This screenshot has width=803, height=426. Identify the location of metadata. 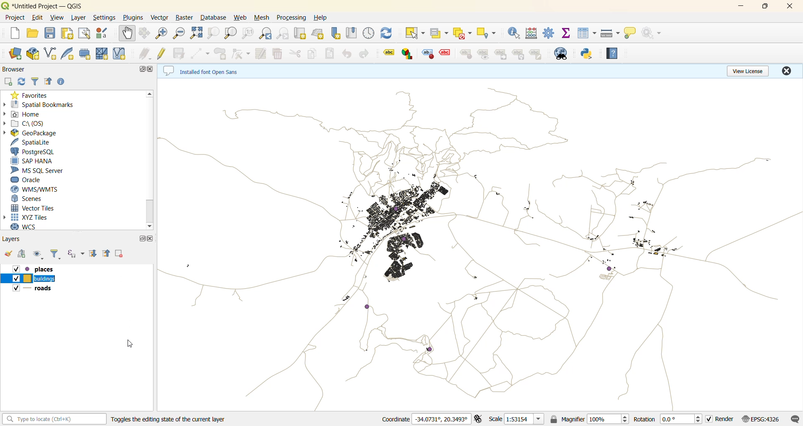
(206, 70).